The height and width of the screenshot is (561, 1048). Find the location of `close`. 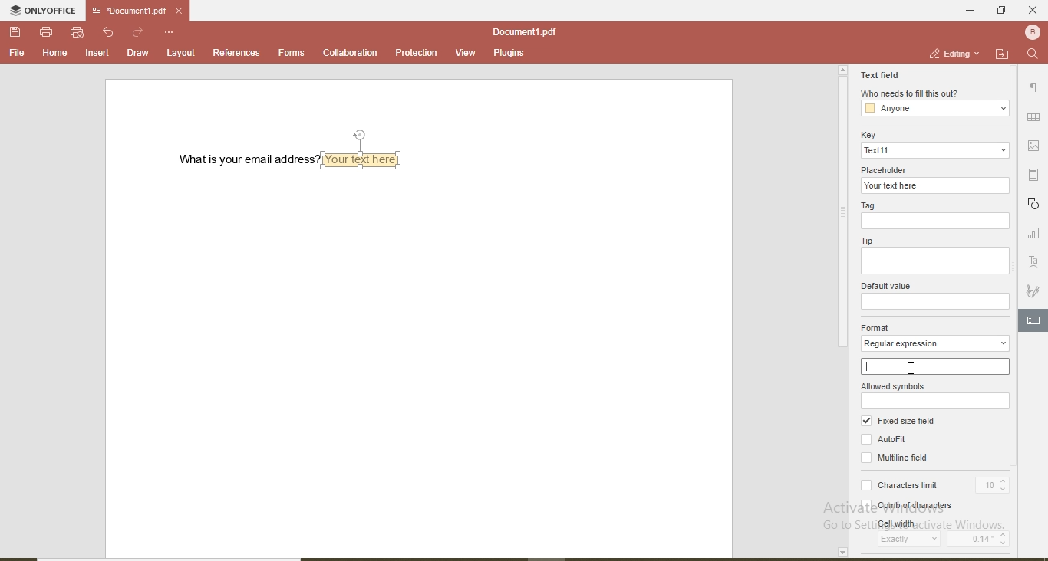

close is located at coordinates (1033, 10).